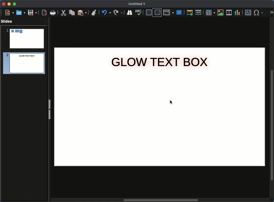 This screenshot has height=202, width=274. What do you see at coordinates (8, 21) in the screenshot?
I see `Slides` at bounding box center [8, 21].